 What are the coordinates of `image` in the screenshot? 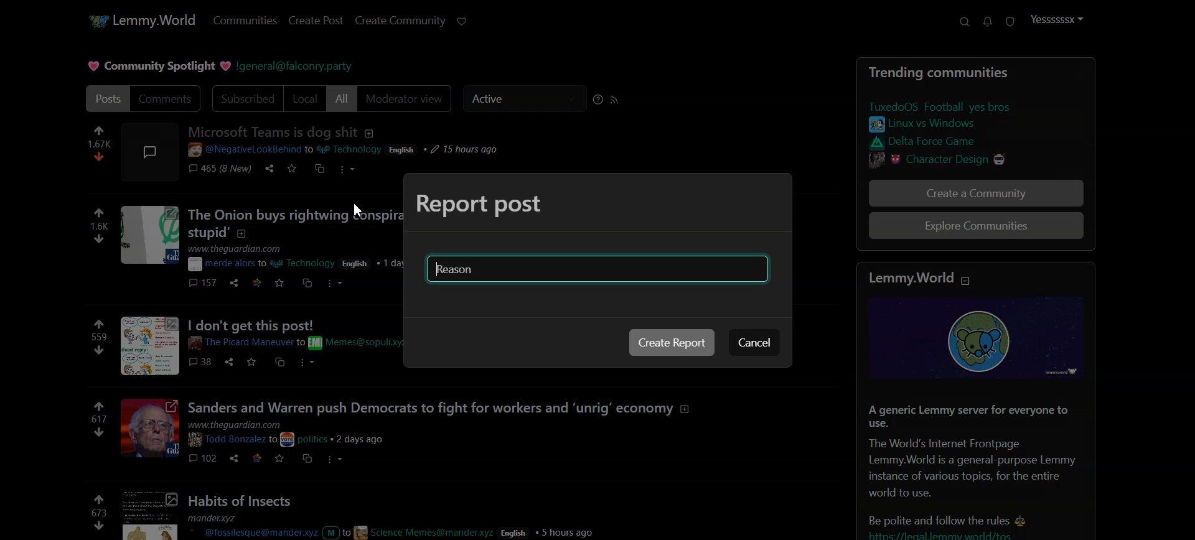 It's located at (148, 515).